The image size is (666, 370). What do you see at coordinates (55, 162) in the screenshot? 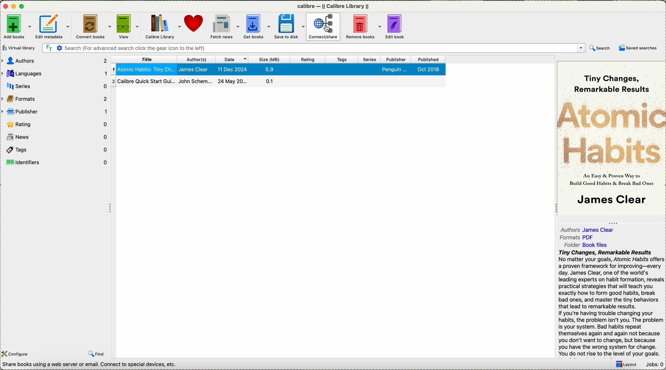
I see `identifiers` at bounding box center [55, 162].